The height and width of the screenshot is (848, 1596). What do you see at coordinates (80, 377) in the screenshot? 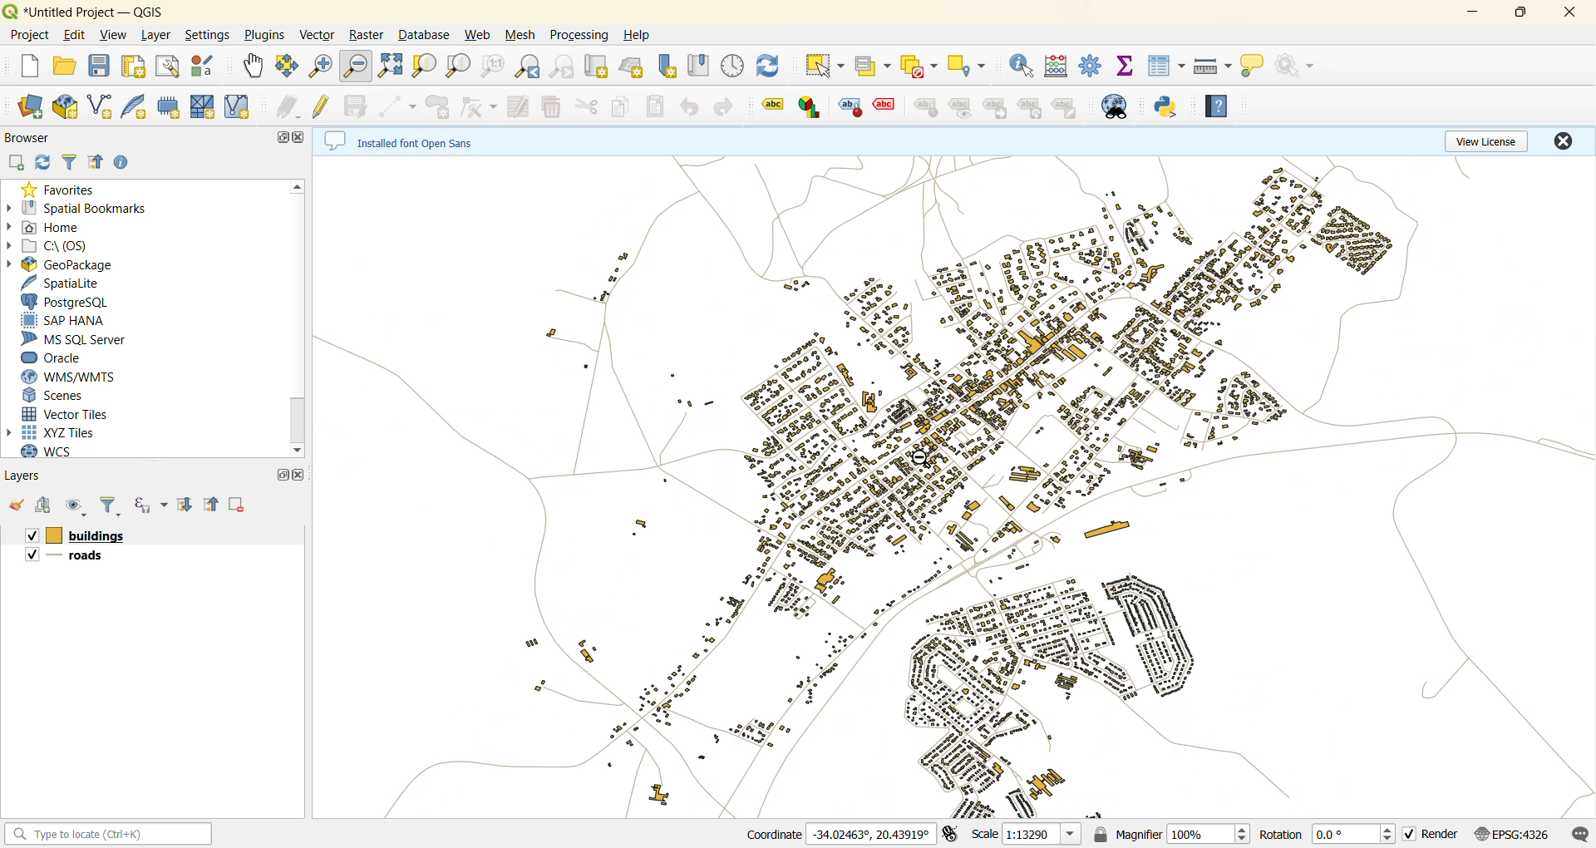
I see `wms/wmts` at bounding box center [80, 377].